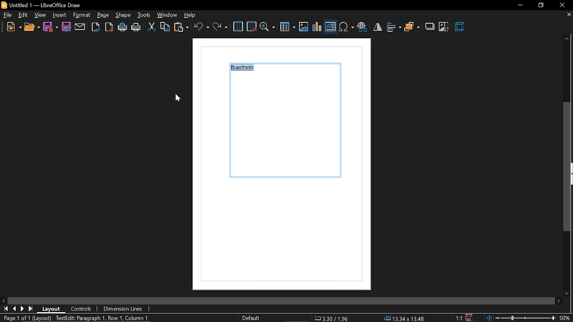 This screenshot has width=573, height=322. What do you see at coordinates (287, 27) in the screenshot?
I see `Insert table` at bounding box center [287, 27].